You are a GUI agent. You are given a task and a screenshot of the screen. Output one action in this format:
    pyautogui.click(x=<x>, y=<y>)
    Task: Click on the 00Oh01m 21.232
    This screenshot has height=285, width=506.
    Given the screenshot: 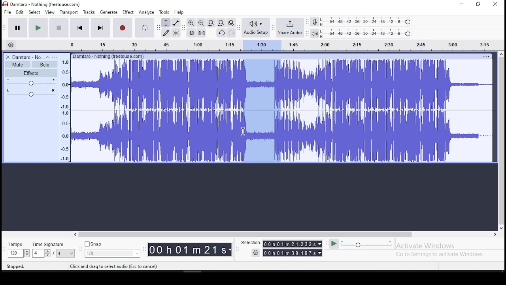 What is the action you would take?
    pyautogui.click(x=289, y=244)
    